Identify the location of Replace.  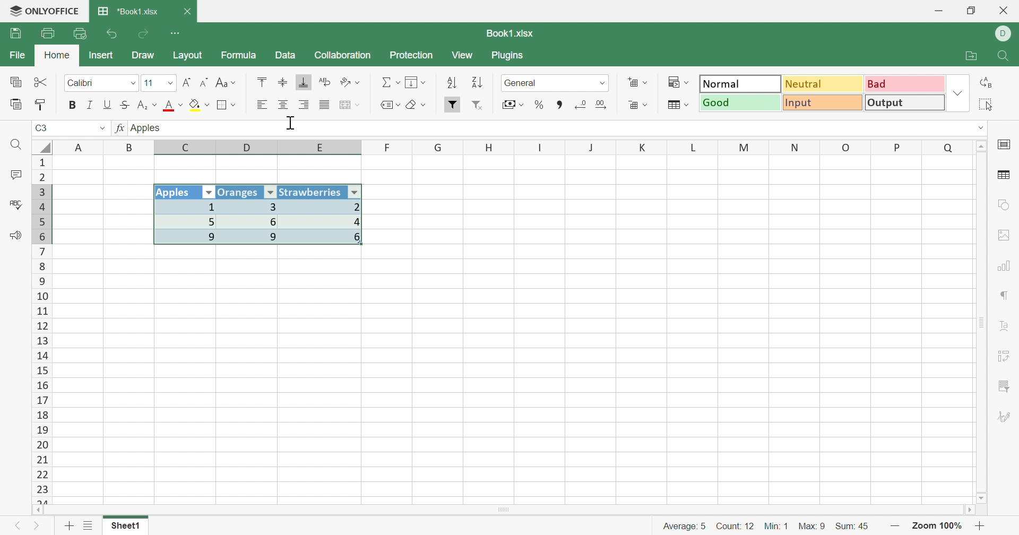
(989, 82).